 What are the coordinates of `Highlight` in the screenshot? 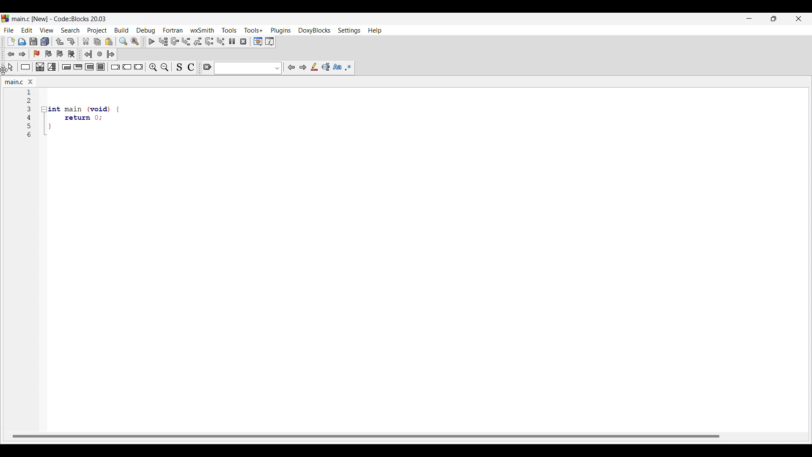 It's located at (314, 67).